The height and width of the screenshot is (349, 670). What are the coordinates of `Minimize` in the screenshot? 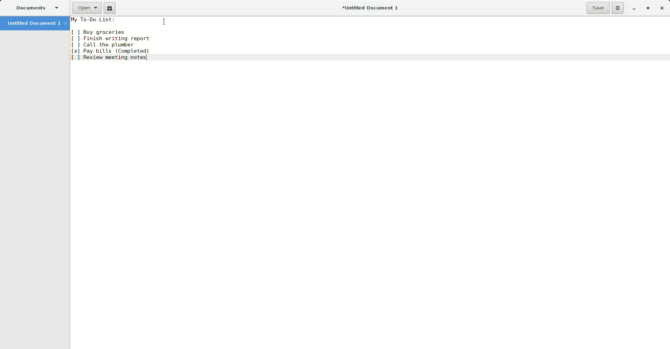 It's located at (634, 8).